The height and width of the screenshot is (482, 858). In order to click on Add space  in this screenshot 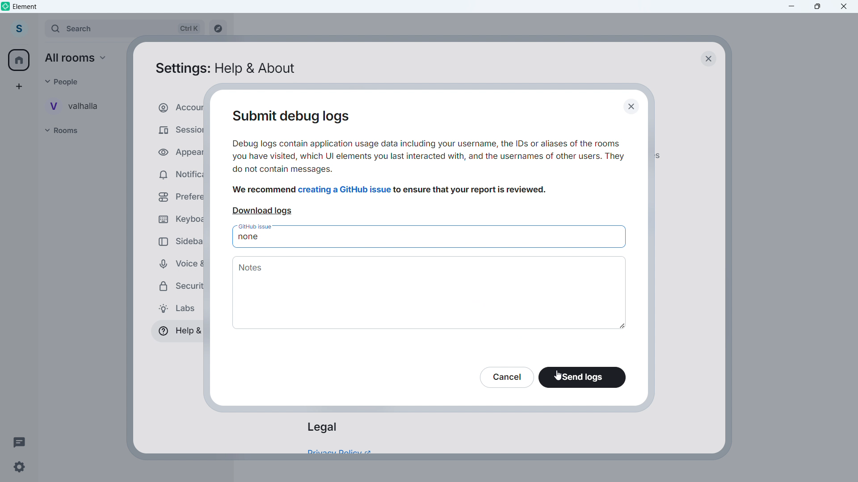, I will do `click(18, 86)`.